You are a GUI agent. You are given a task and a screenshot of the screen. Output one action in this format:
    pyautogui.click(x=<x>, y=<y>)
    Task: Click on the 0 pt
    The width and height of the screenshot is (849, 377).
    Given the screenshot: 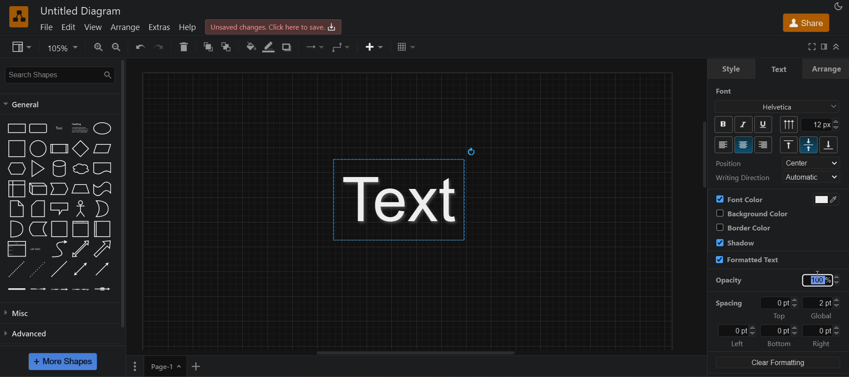 What is the action you would take?
    pyautogui.click(x=737, y=331)
    